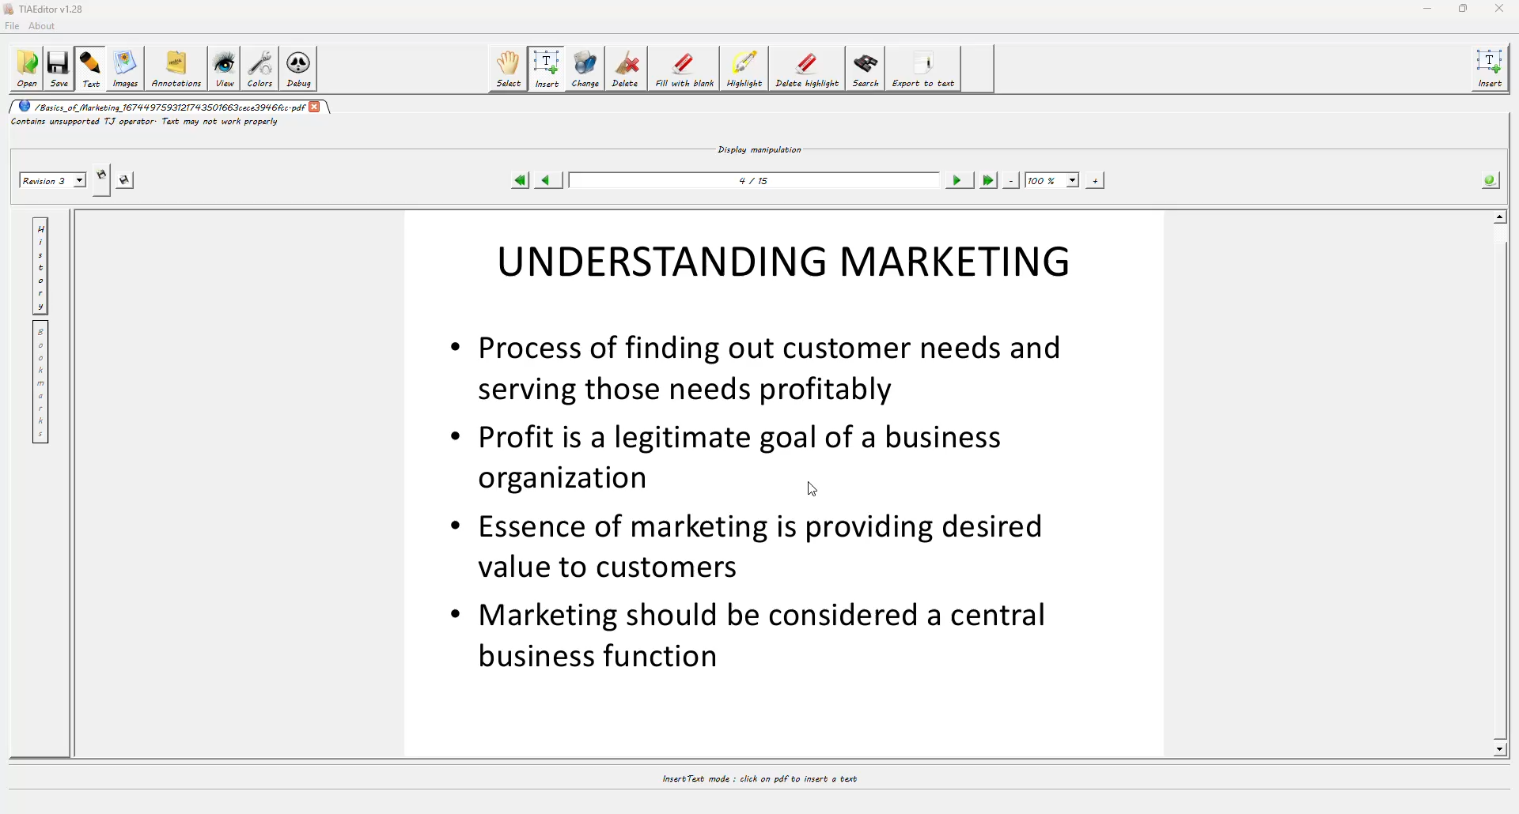 Image resolution: width=1519 pixels, height=814 pixels. What do you see at coordinates (809, 70) in the screenshot?
I see `delete highlight` at bounding box center [809, 70].